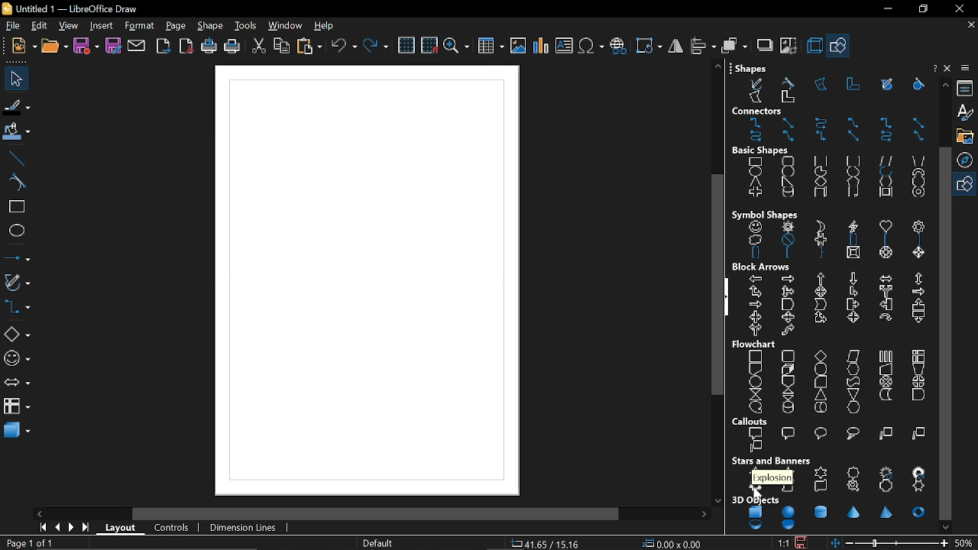 The height and width of the screenshot is (550, 978). Describe the element at coordinates (73, 528) in the screenshot. I see `next page` at that location.